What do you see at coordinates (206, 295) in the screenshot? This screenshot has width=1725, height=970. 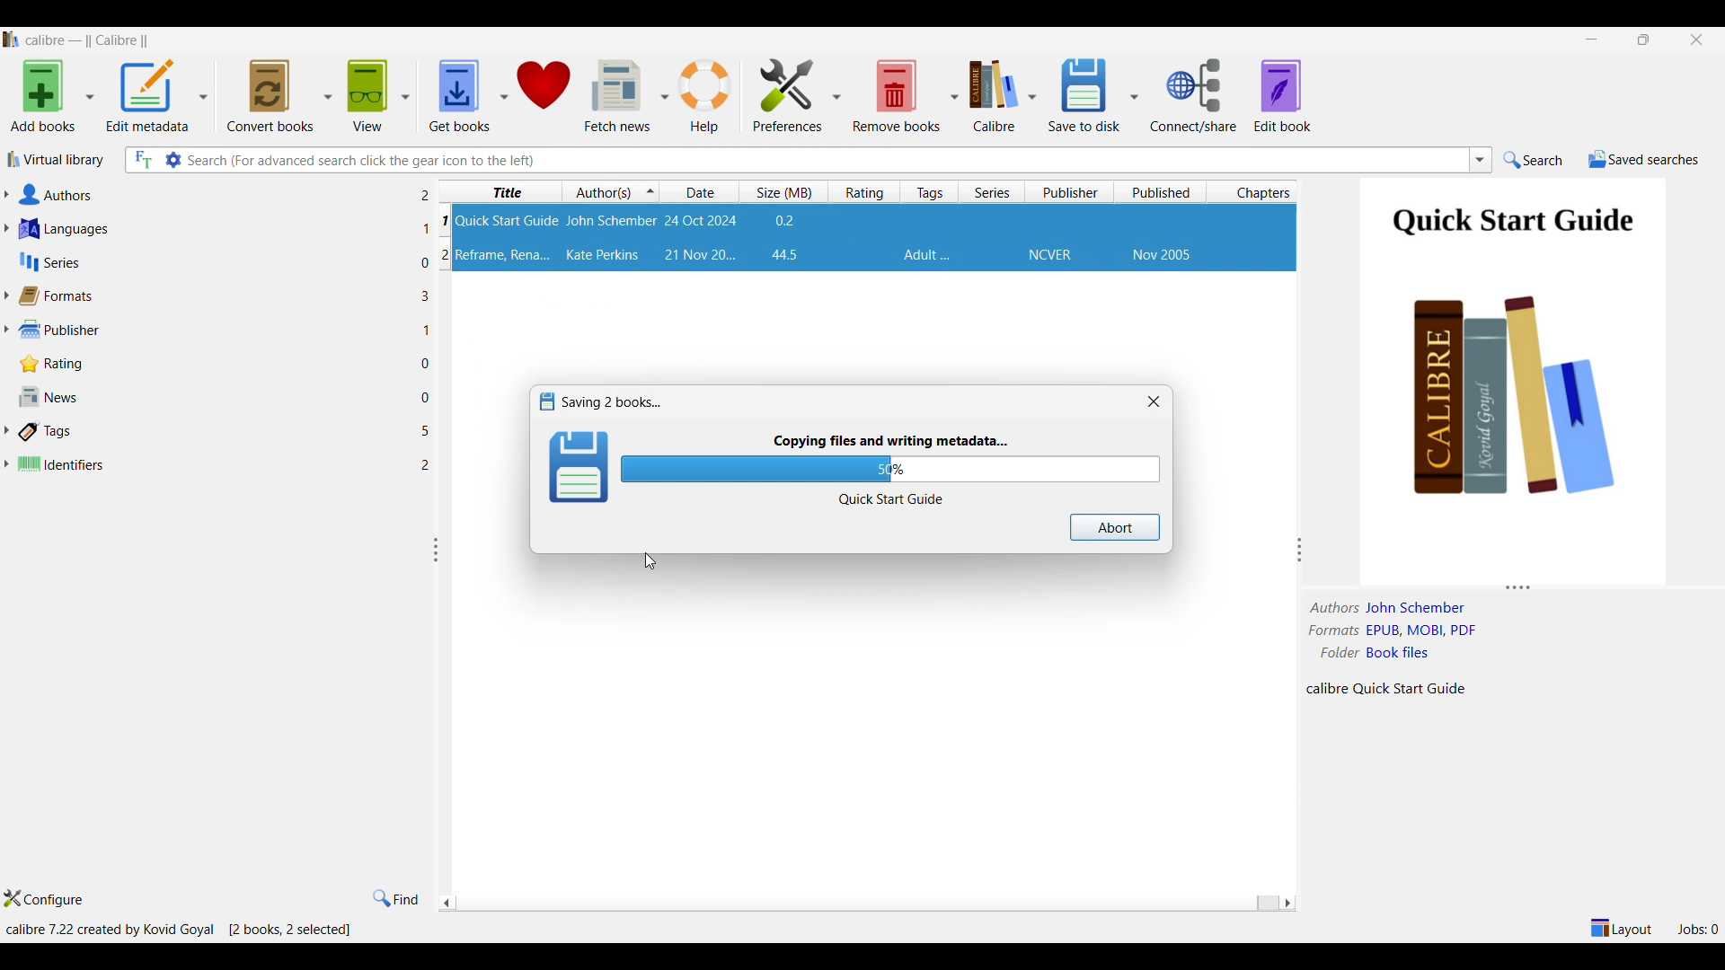 I see `Formats` at bounding box center [206, 295].